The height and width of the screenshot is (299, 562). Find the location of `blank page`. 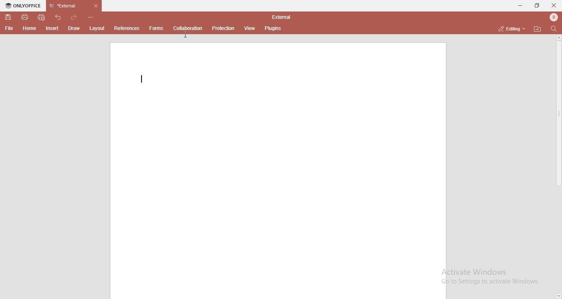

blank page is located at coordinates (277, 170).